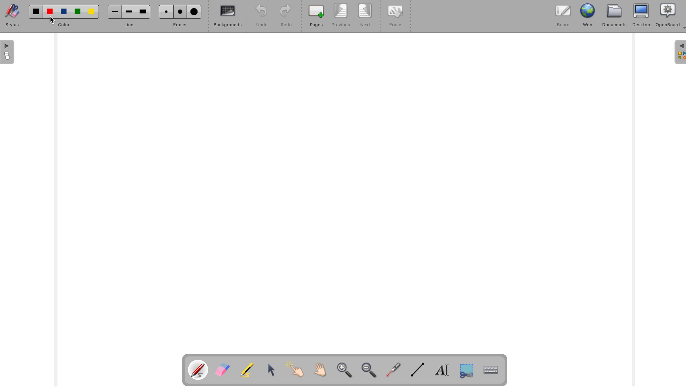 The width and height of the screenshot is (686, 387). Describe the element at coordinates (318, 370) in the screenshot. I see `scroll by hand` at that location.